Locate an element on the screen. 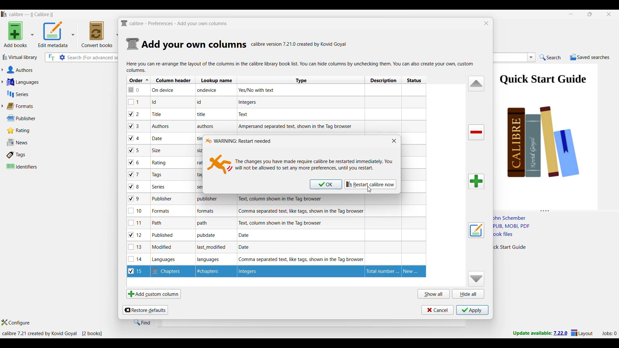 This screenshot has width=619, height=348. Authors is located at coordinates (51, 70).